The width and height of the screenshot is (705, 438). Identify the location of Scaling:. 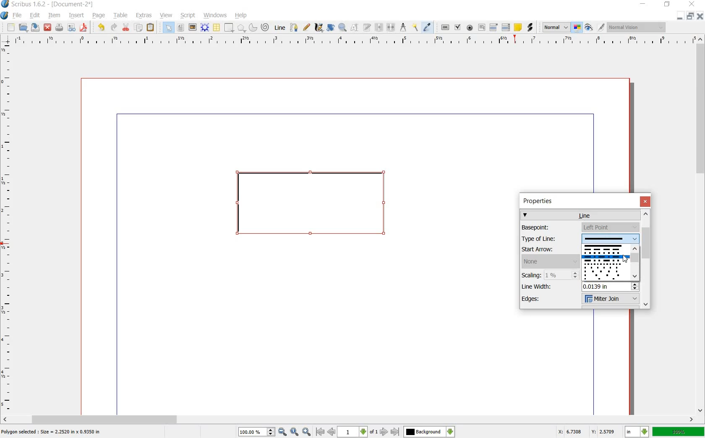
(532, 275).